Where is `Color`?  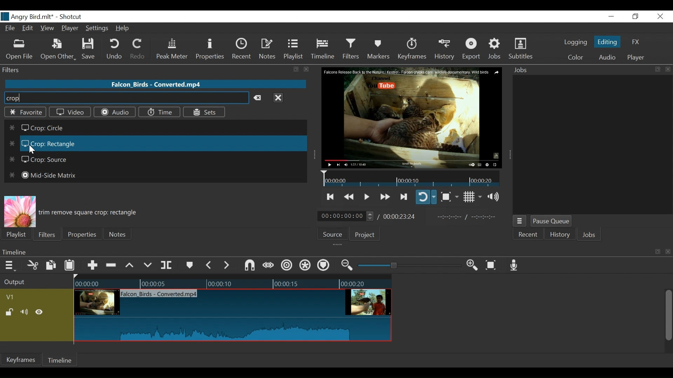 Color is located at coordinates (574, 57).